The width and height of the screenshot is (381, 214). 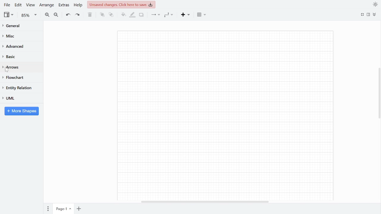 What do you see at coordinates (11, 37) in the screenshot?
I see `Misc` at bounding box center [11, 37].